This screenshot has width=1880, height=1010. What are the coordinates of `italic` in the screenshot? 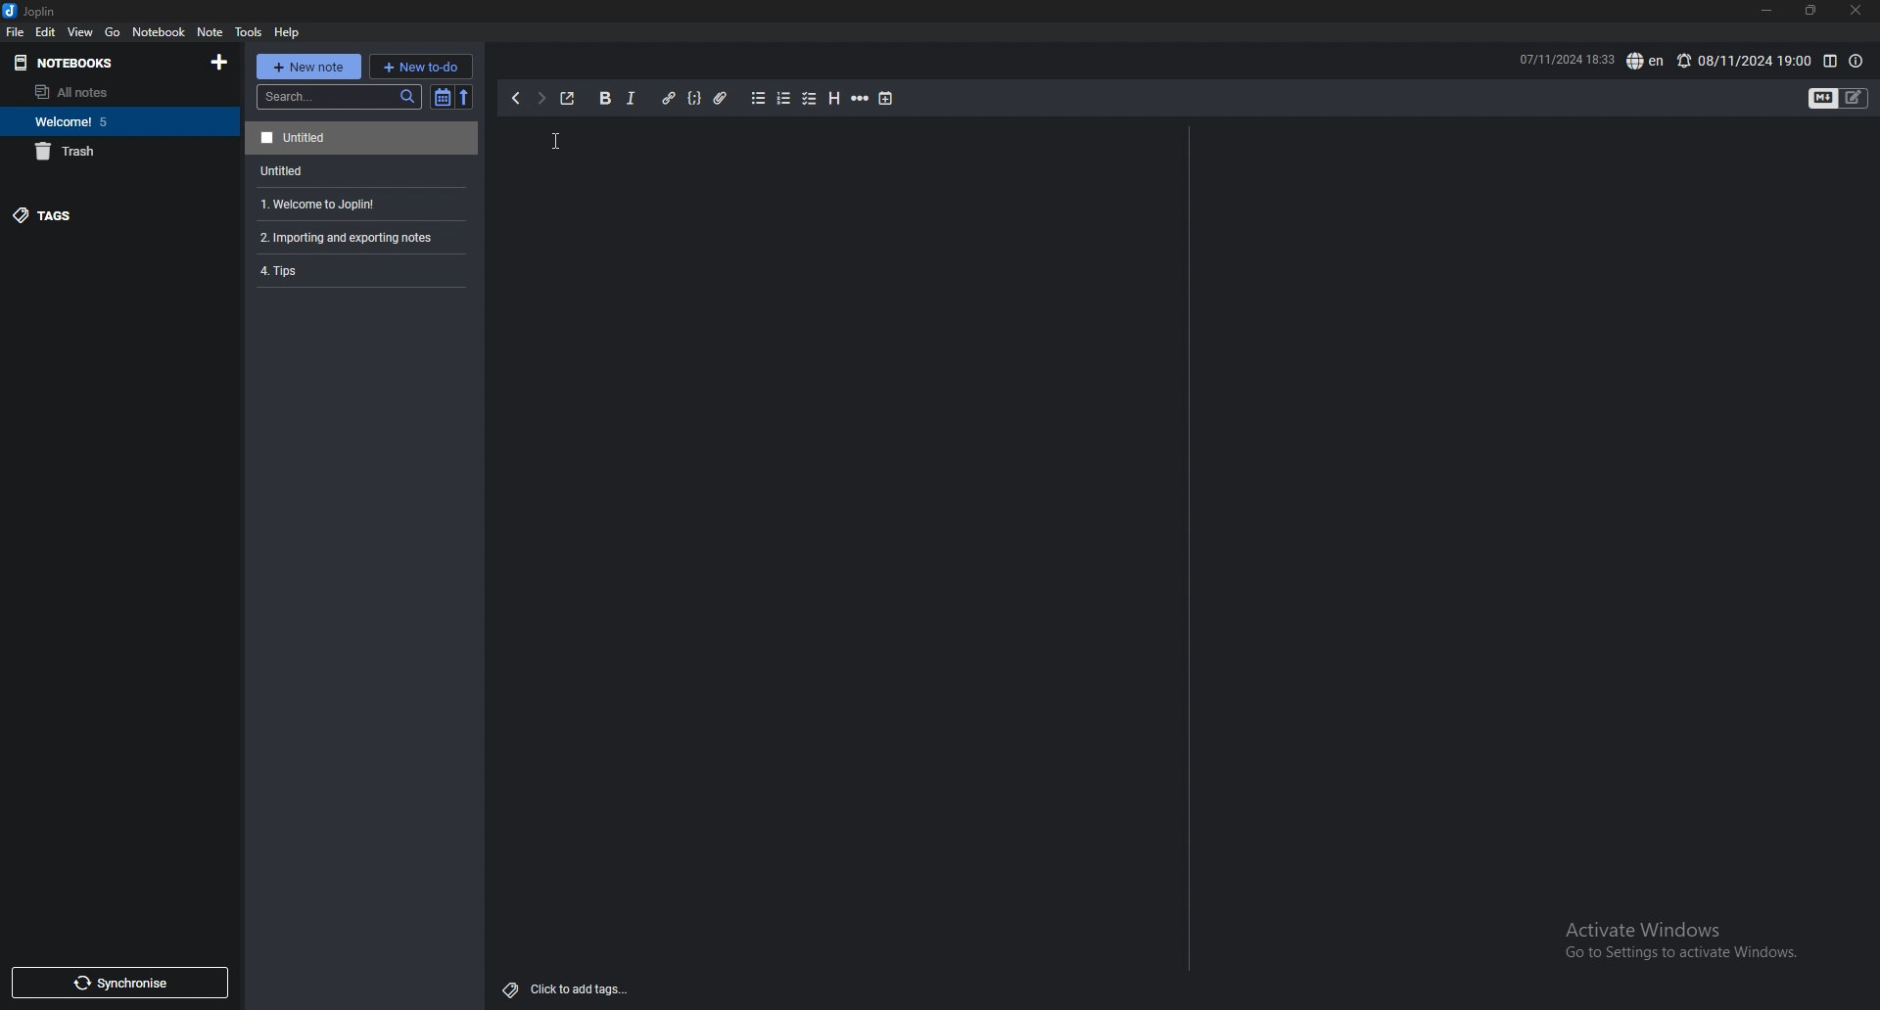 It's located at (632, 99).